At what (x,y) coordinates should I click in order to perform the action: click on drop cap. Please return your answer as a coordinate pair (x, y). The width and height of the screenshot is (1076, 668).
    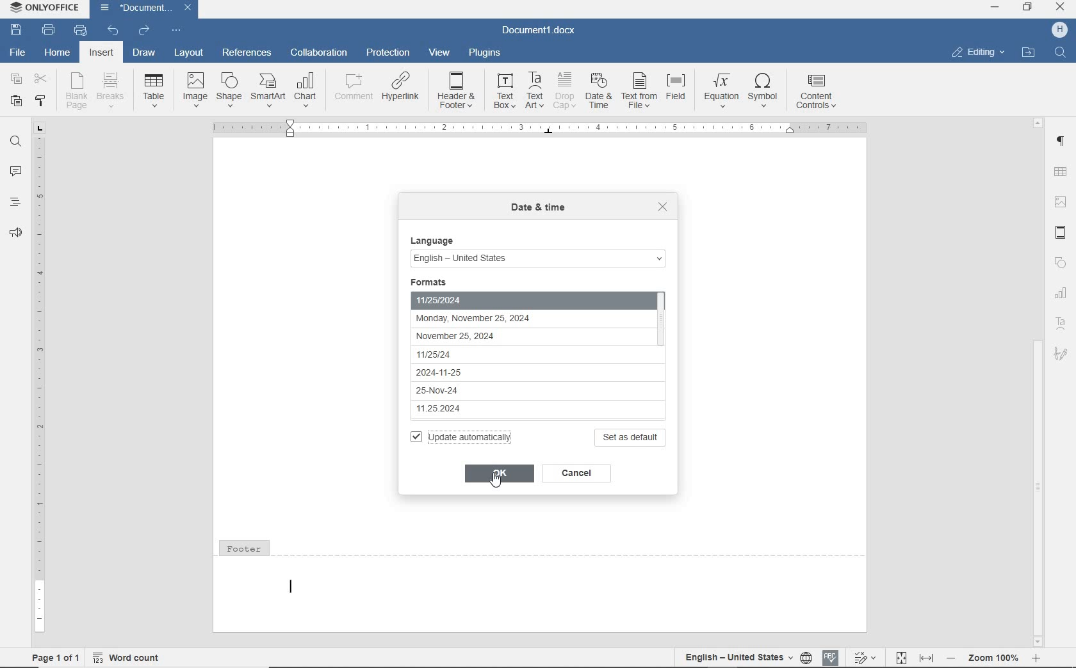
    Looking at the image, I should click on (565, 90).